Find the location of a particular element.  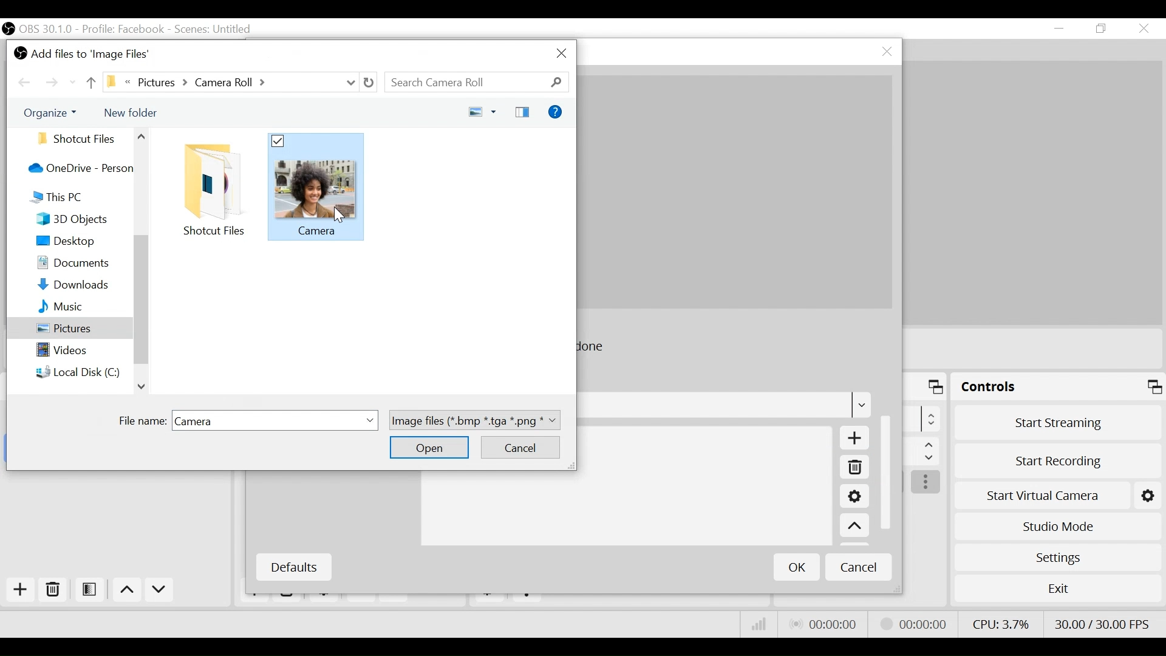

OneDrive is located at coordinates (79, 169).